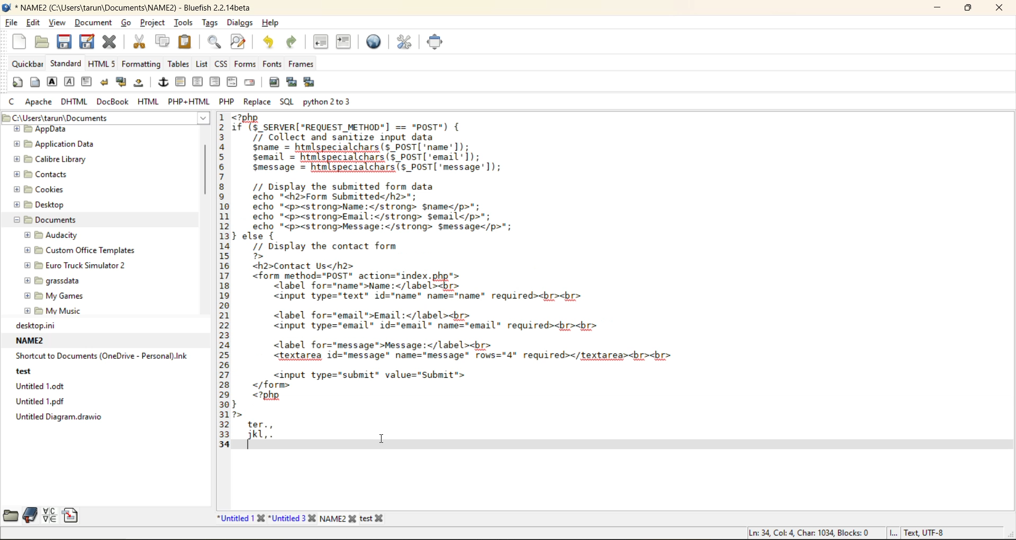 The width and height of the screenshot is (1016, 540). Describe the element at coordinates (184, 23) in the screenshot. I see `tools` at that location.